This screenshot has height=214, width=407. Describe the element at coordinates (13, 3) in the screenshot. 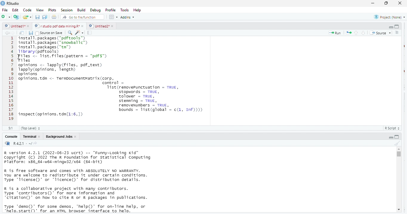

I see `rs studio` at that location.